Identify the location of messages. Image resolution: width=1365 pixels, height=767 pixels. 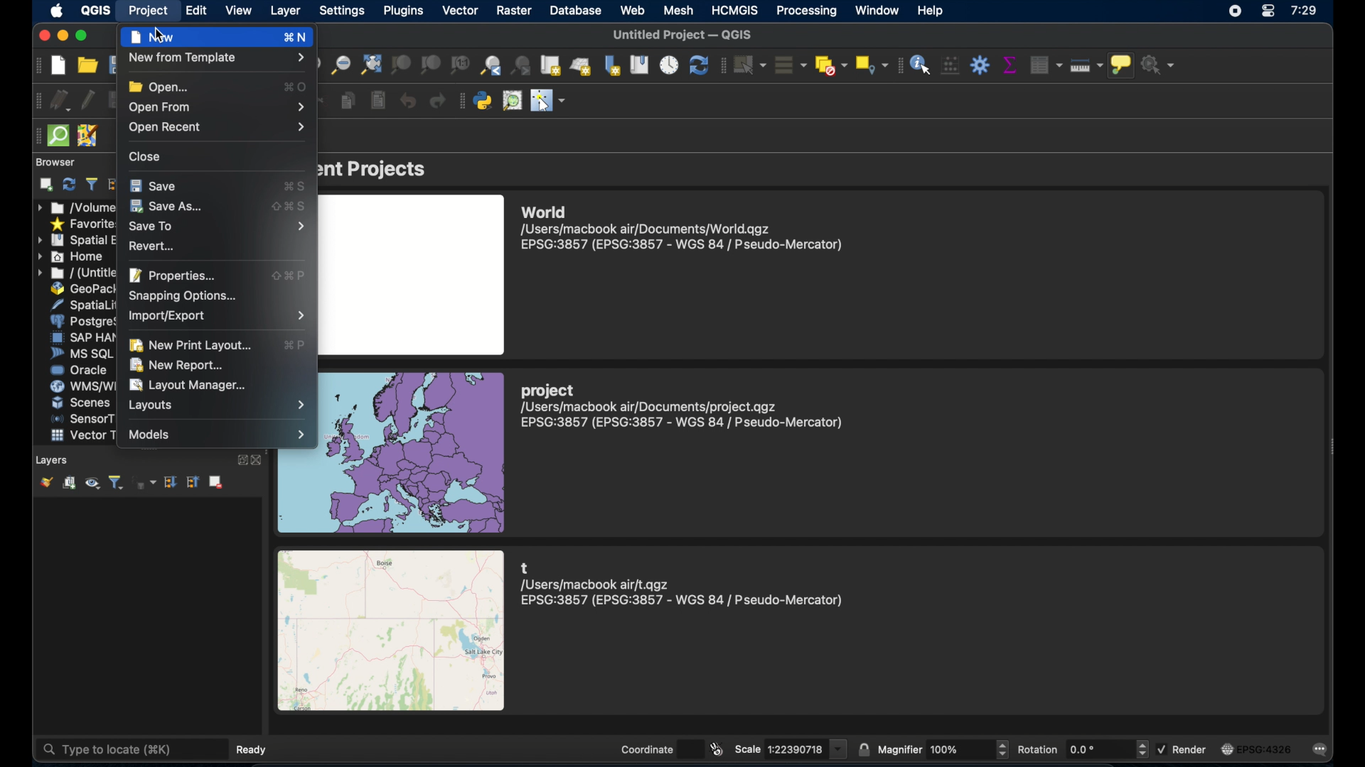
(1323, 751).